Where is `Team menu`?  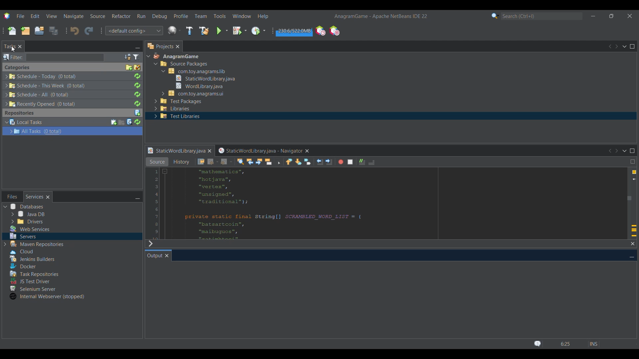 Team menu is located at coordinates (201, 16).